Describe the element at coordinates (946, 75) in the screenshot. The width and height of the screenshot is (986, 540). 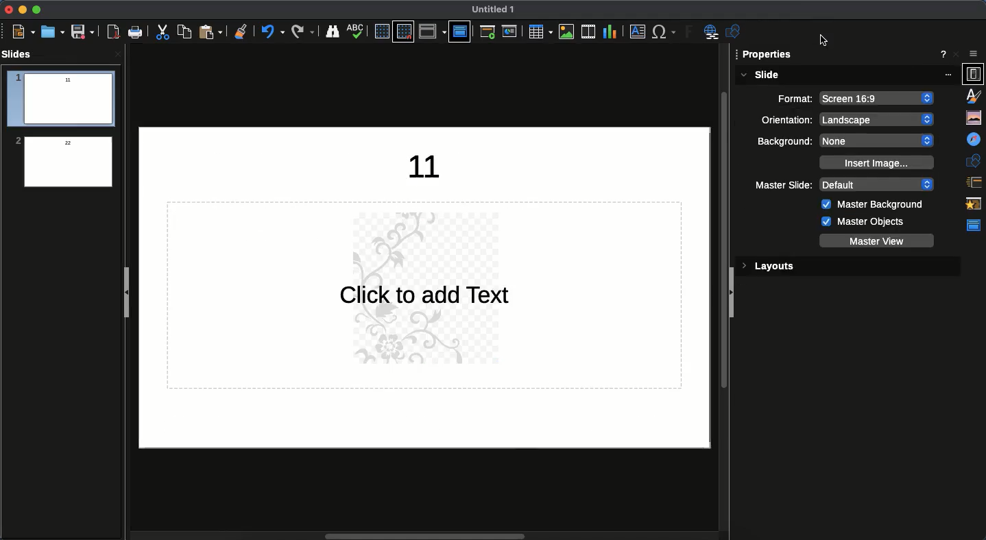
I see `options` at that location.